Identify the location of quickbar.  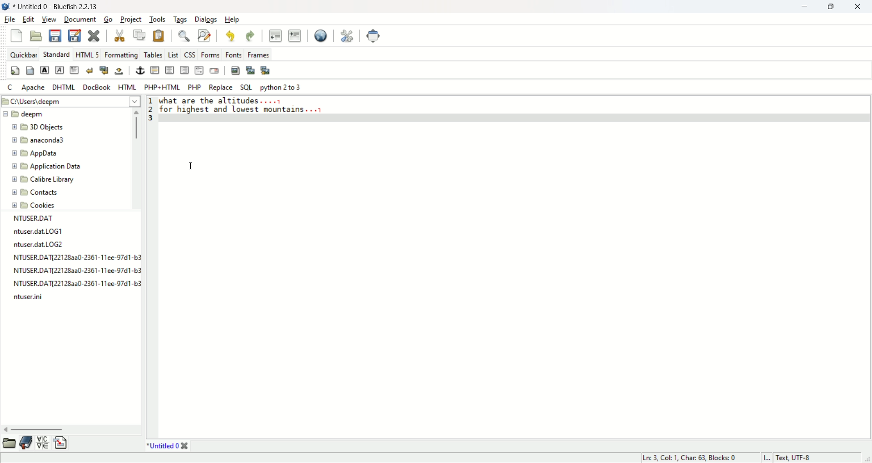
(23, 53).